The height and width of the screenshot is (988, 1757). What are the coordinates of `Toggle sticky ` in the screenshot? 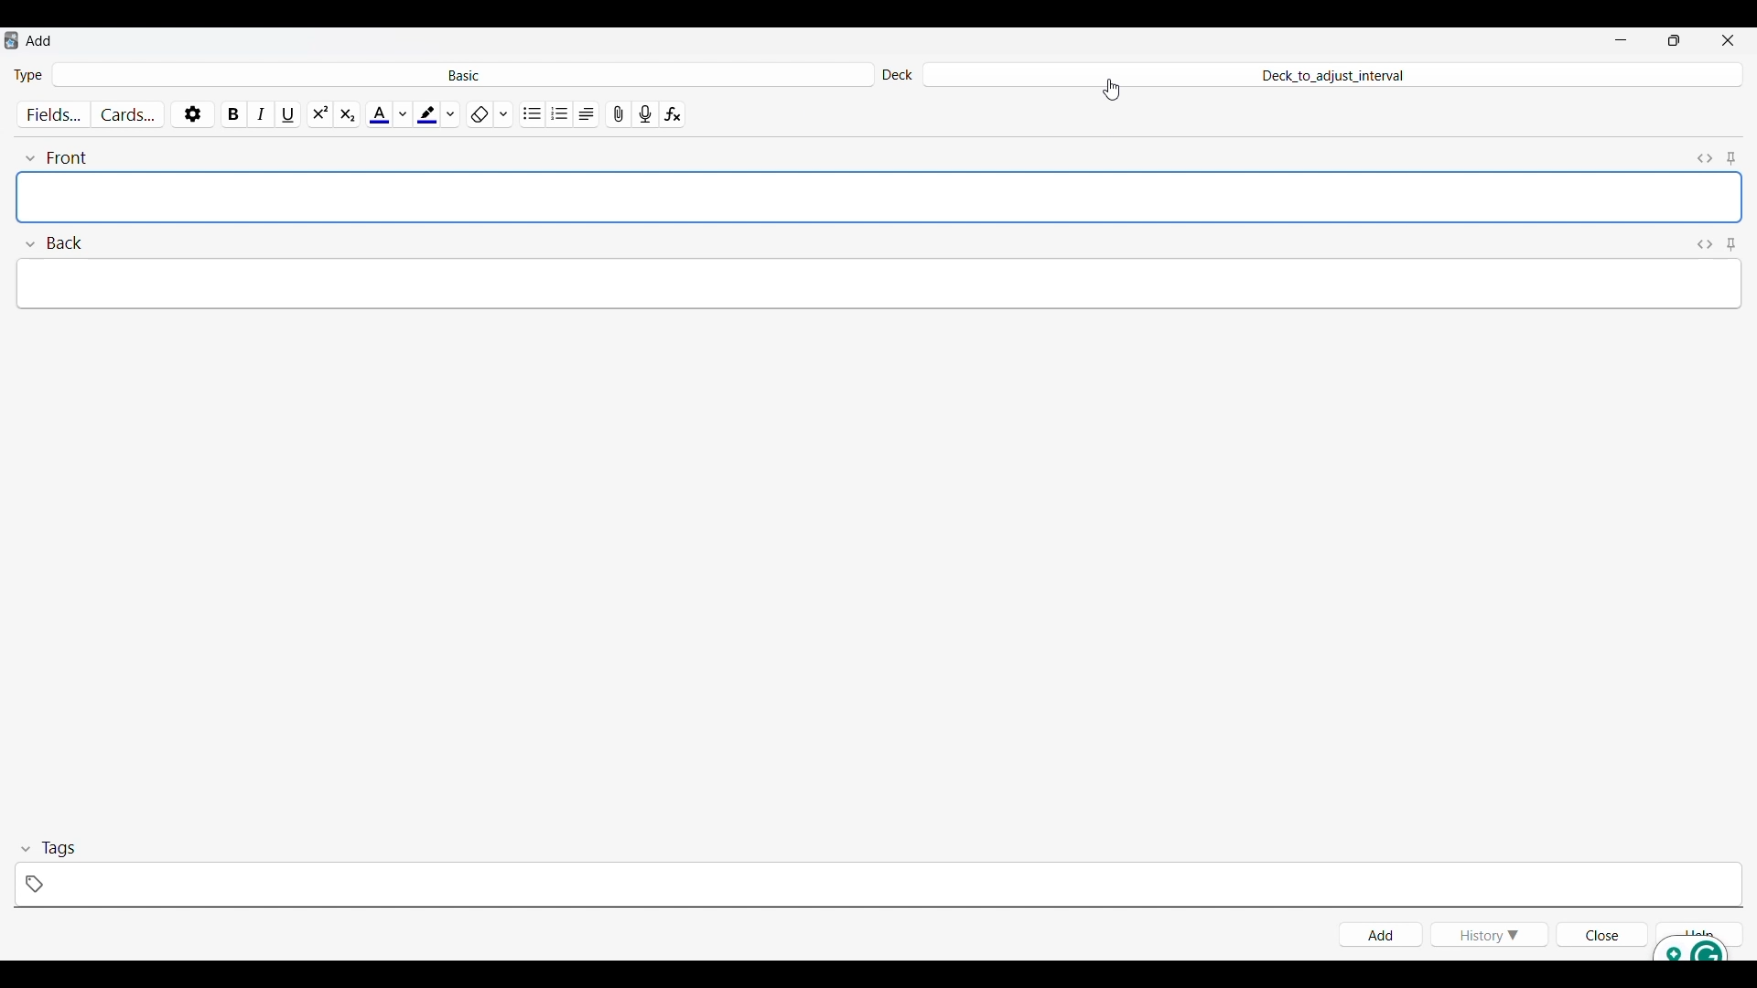 It's located at (1730, 159).